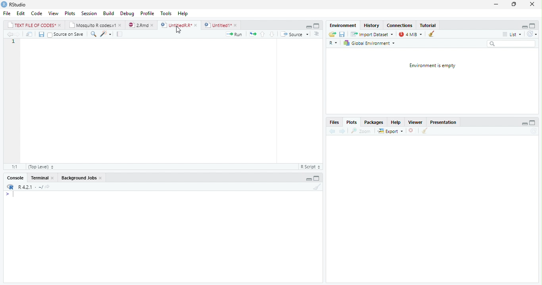 Image resolution: width=542 pixels, height=285 pixels. What do you see at coordinates (10, 195) in the screenshot?
I see `typing cursor` at bounding box center [10, 195].